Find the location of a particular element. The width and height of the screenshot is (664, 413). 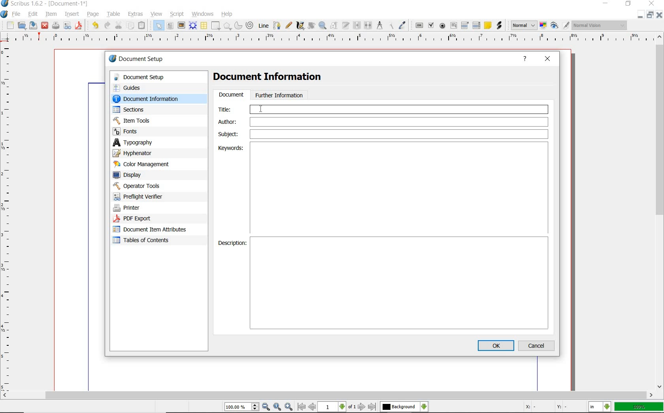

document is located at coordinates (231, 95).